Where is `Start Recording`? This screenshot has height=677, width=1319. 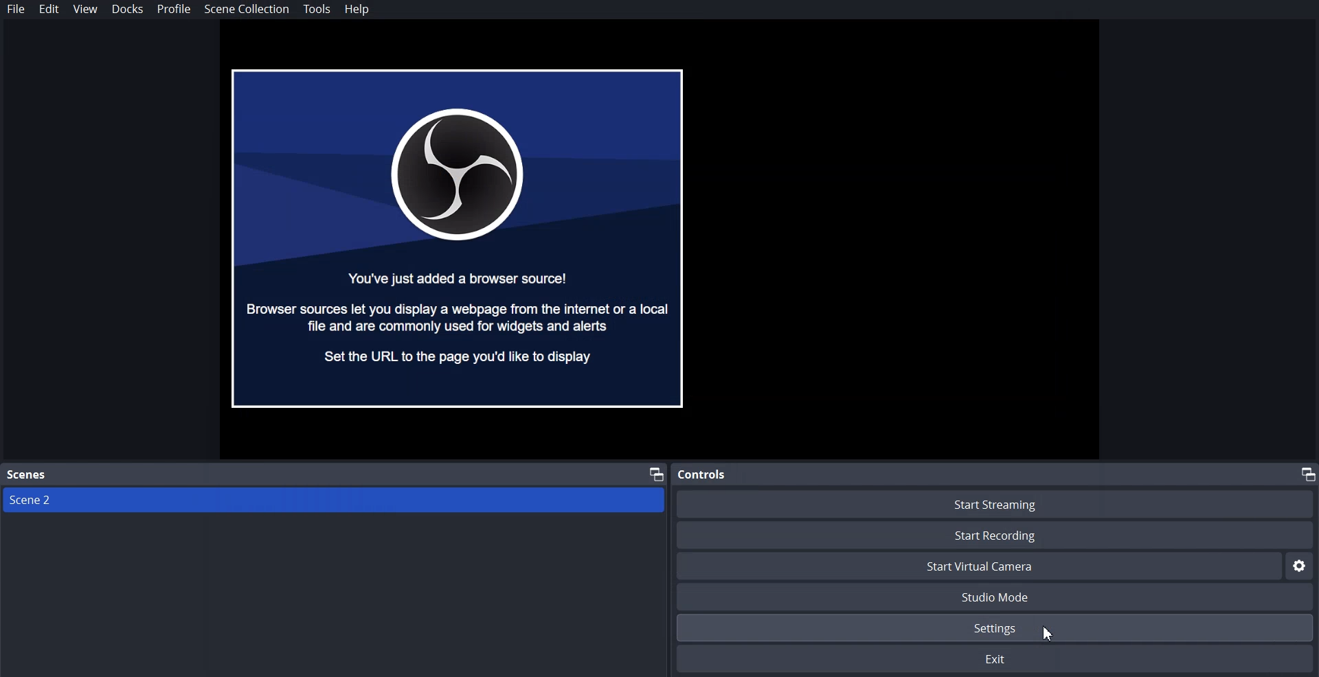
Start Recording is located at coordinates (994, 535).